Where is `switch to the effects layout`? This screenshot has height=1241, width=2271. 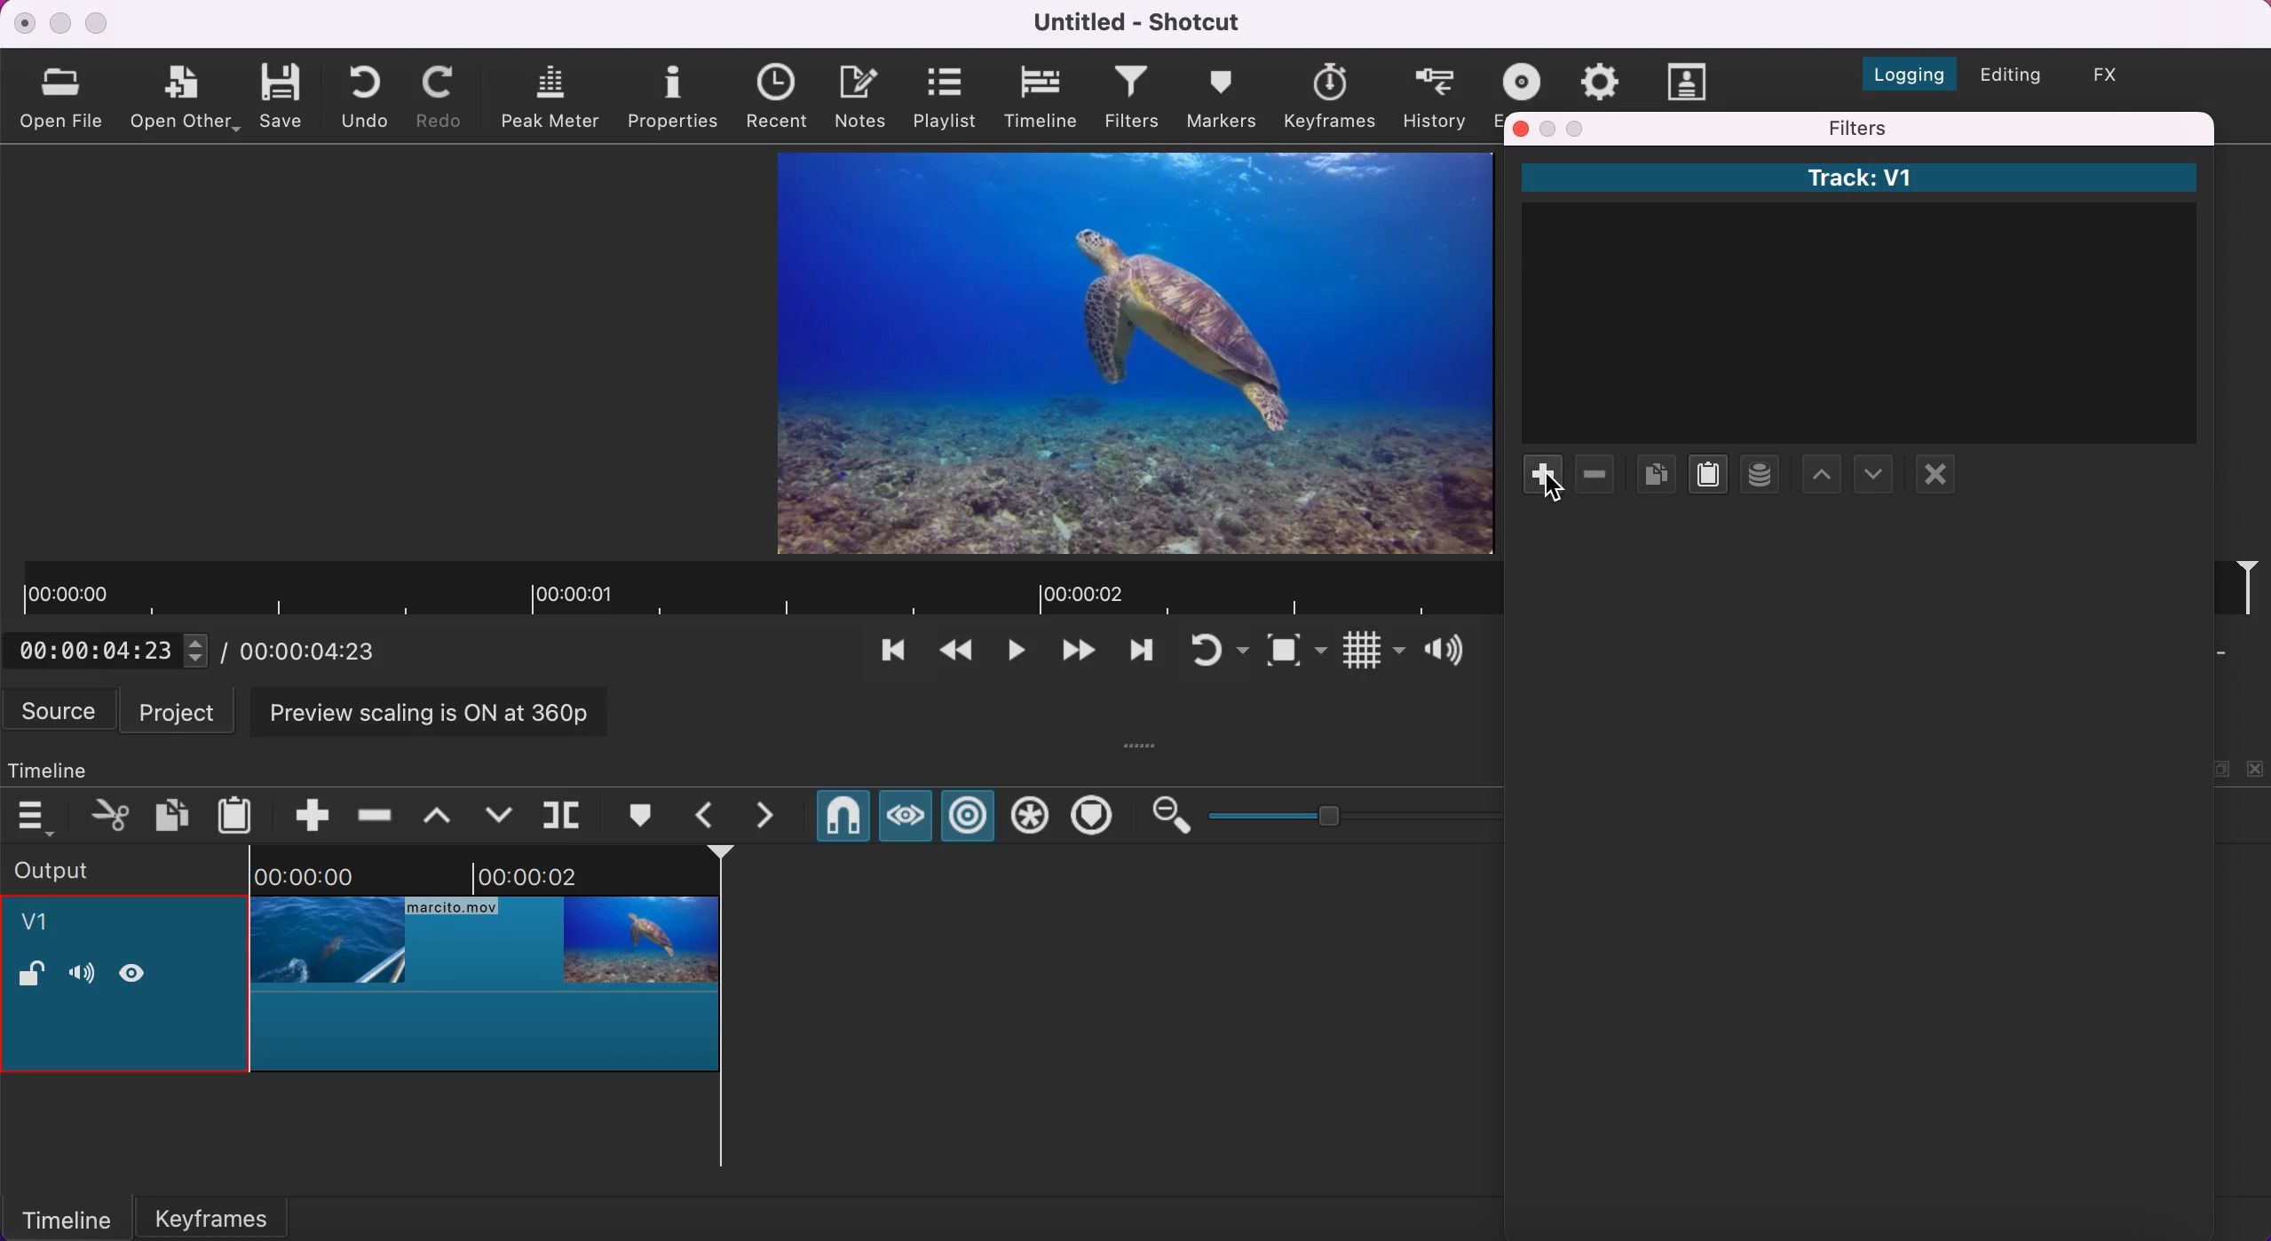 switch to the effects layout is located at coordinates (2119, 75).